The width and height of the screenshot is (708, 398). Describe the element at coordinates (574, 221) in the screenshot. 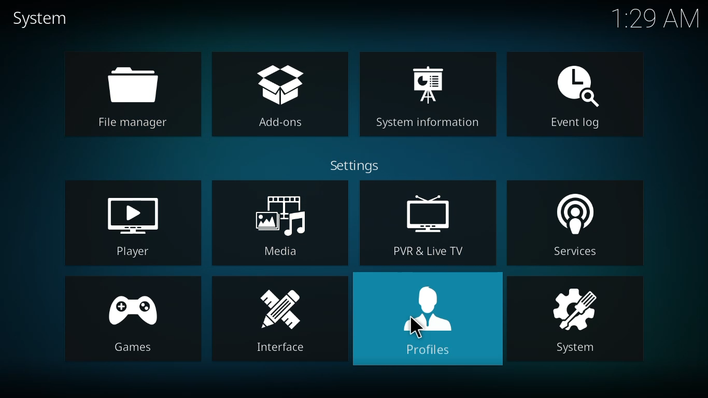

I see `services` at that location.